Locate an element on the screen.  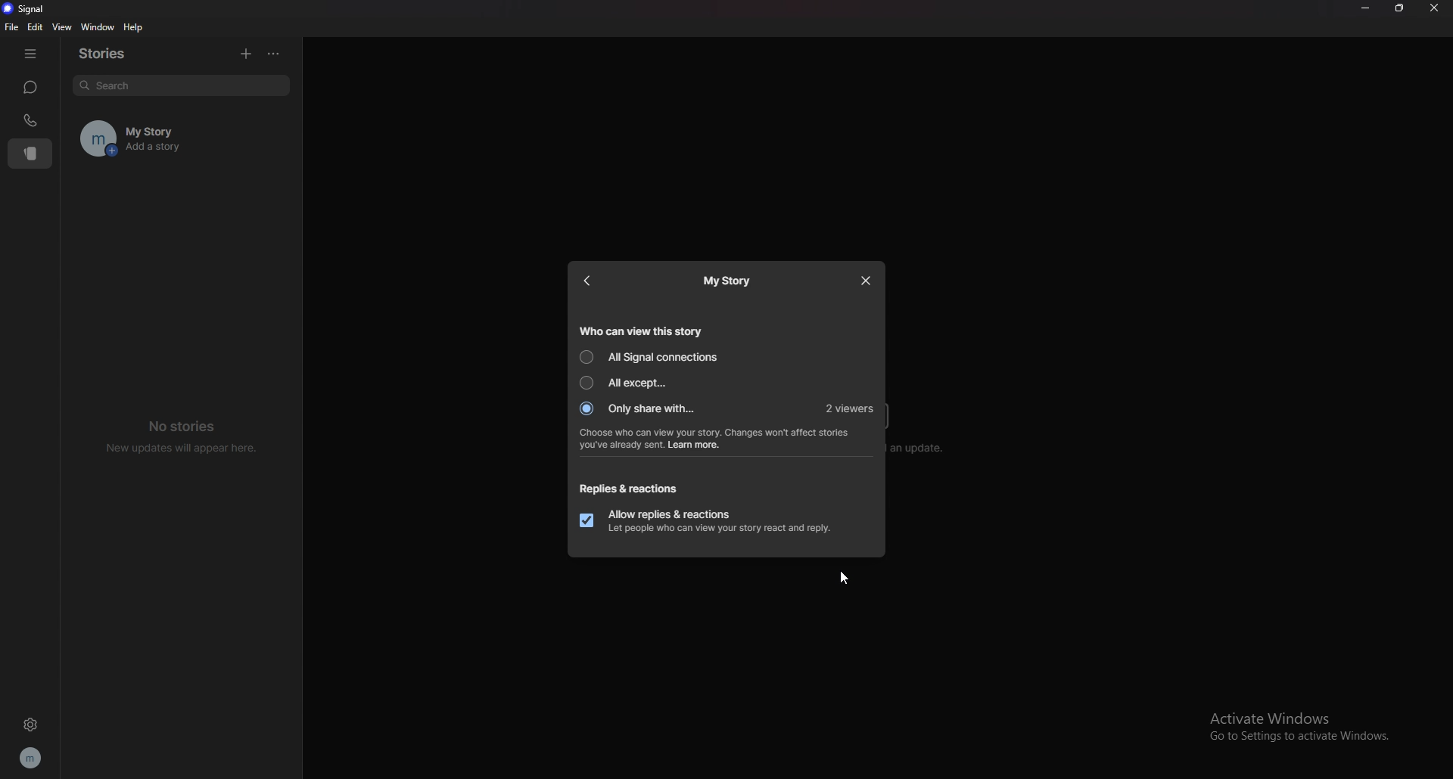
view is located at coordinates (62, 27).